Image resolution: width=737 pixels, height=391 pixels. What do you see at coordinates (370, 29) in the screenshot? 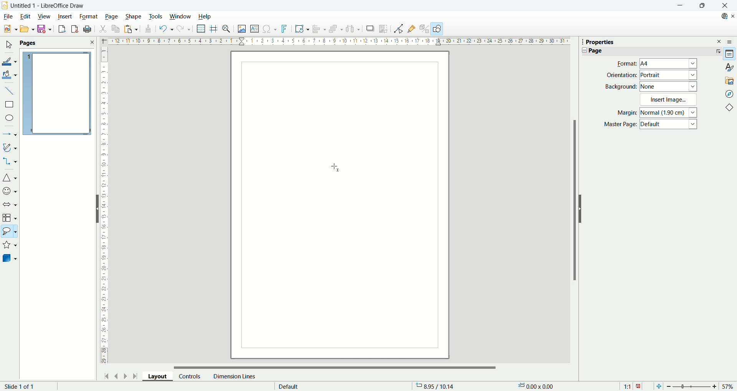
I see `shadow` at bounding box center [370, 29].